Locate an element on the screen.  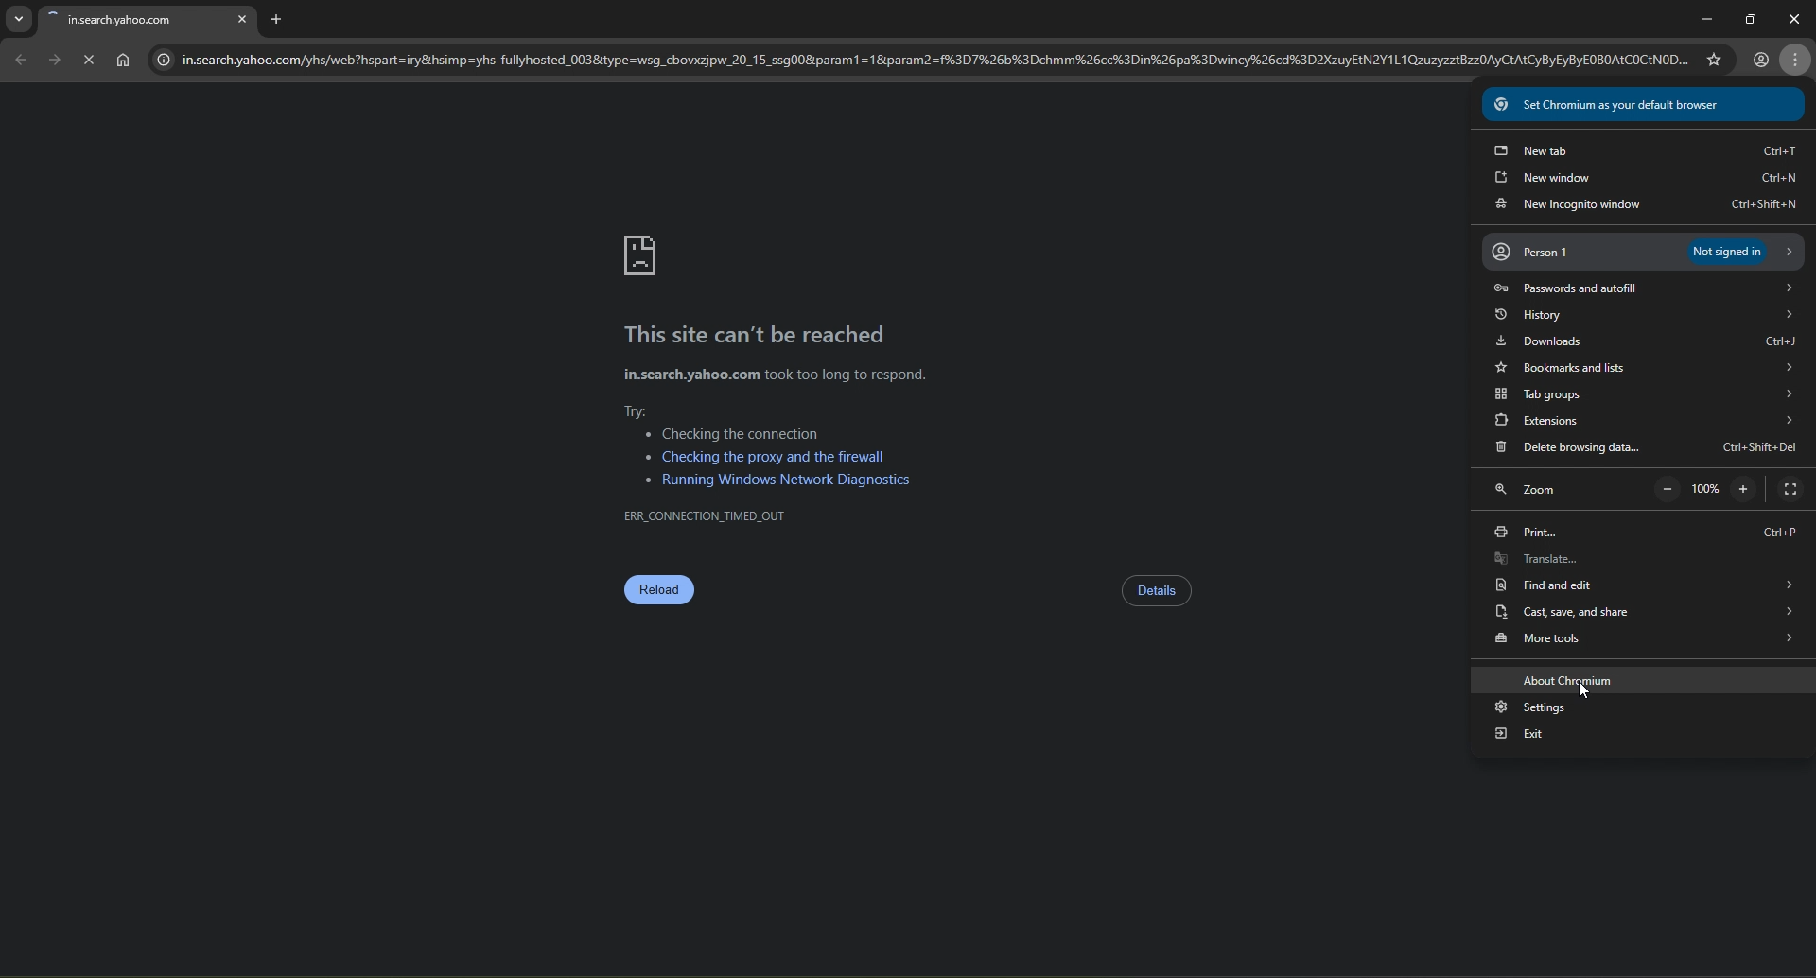
zoom in is located at coordinates (1749, 488).